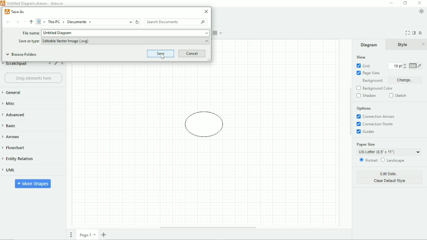  I want to click on Forward, so click(17, 22).